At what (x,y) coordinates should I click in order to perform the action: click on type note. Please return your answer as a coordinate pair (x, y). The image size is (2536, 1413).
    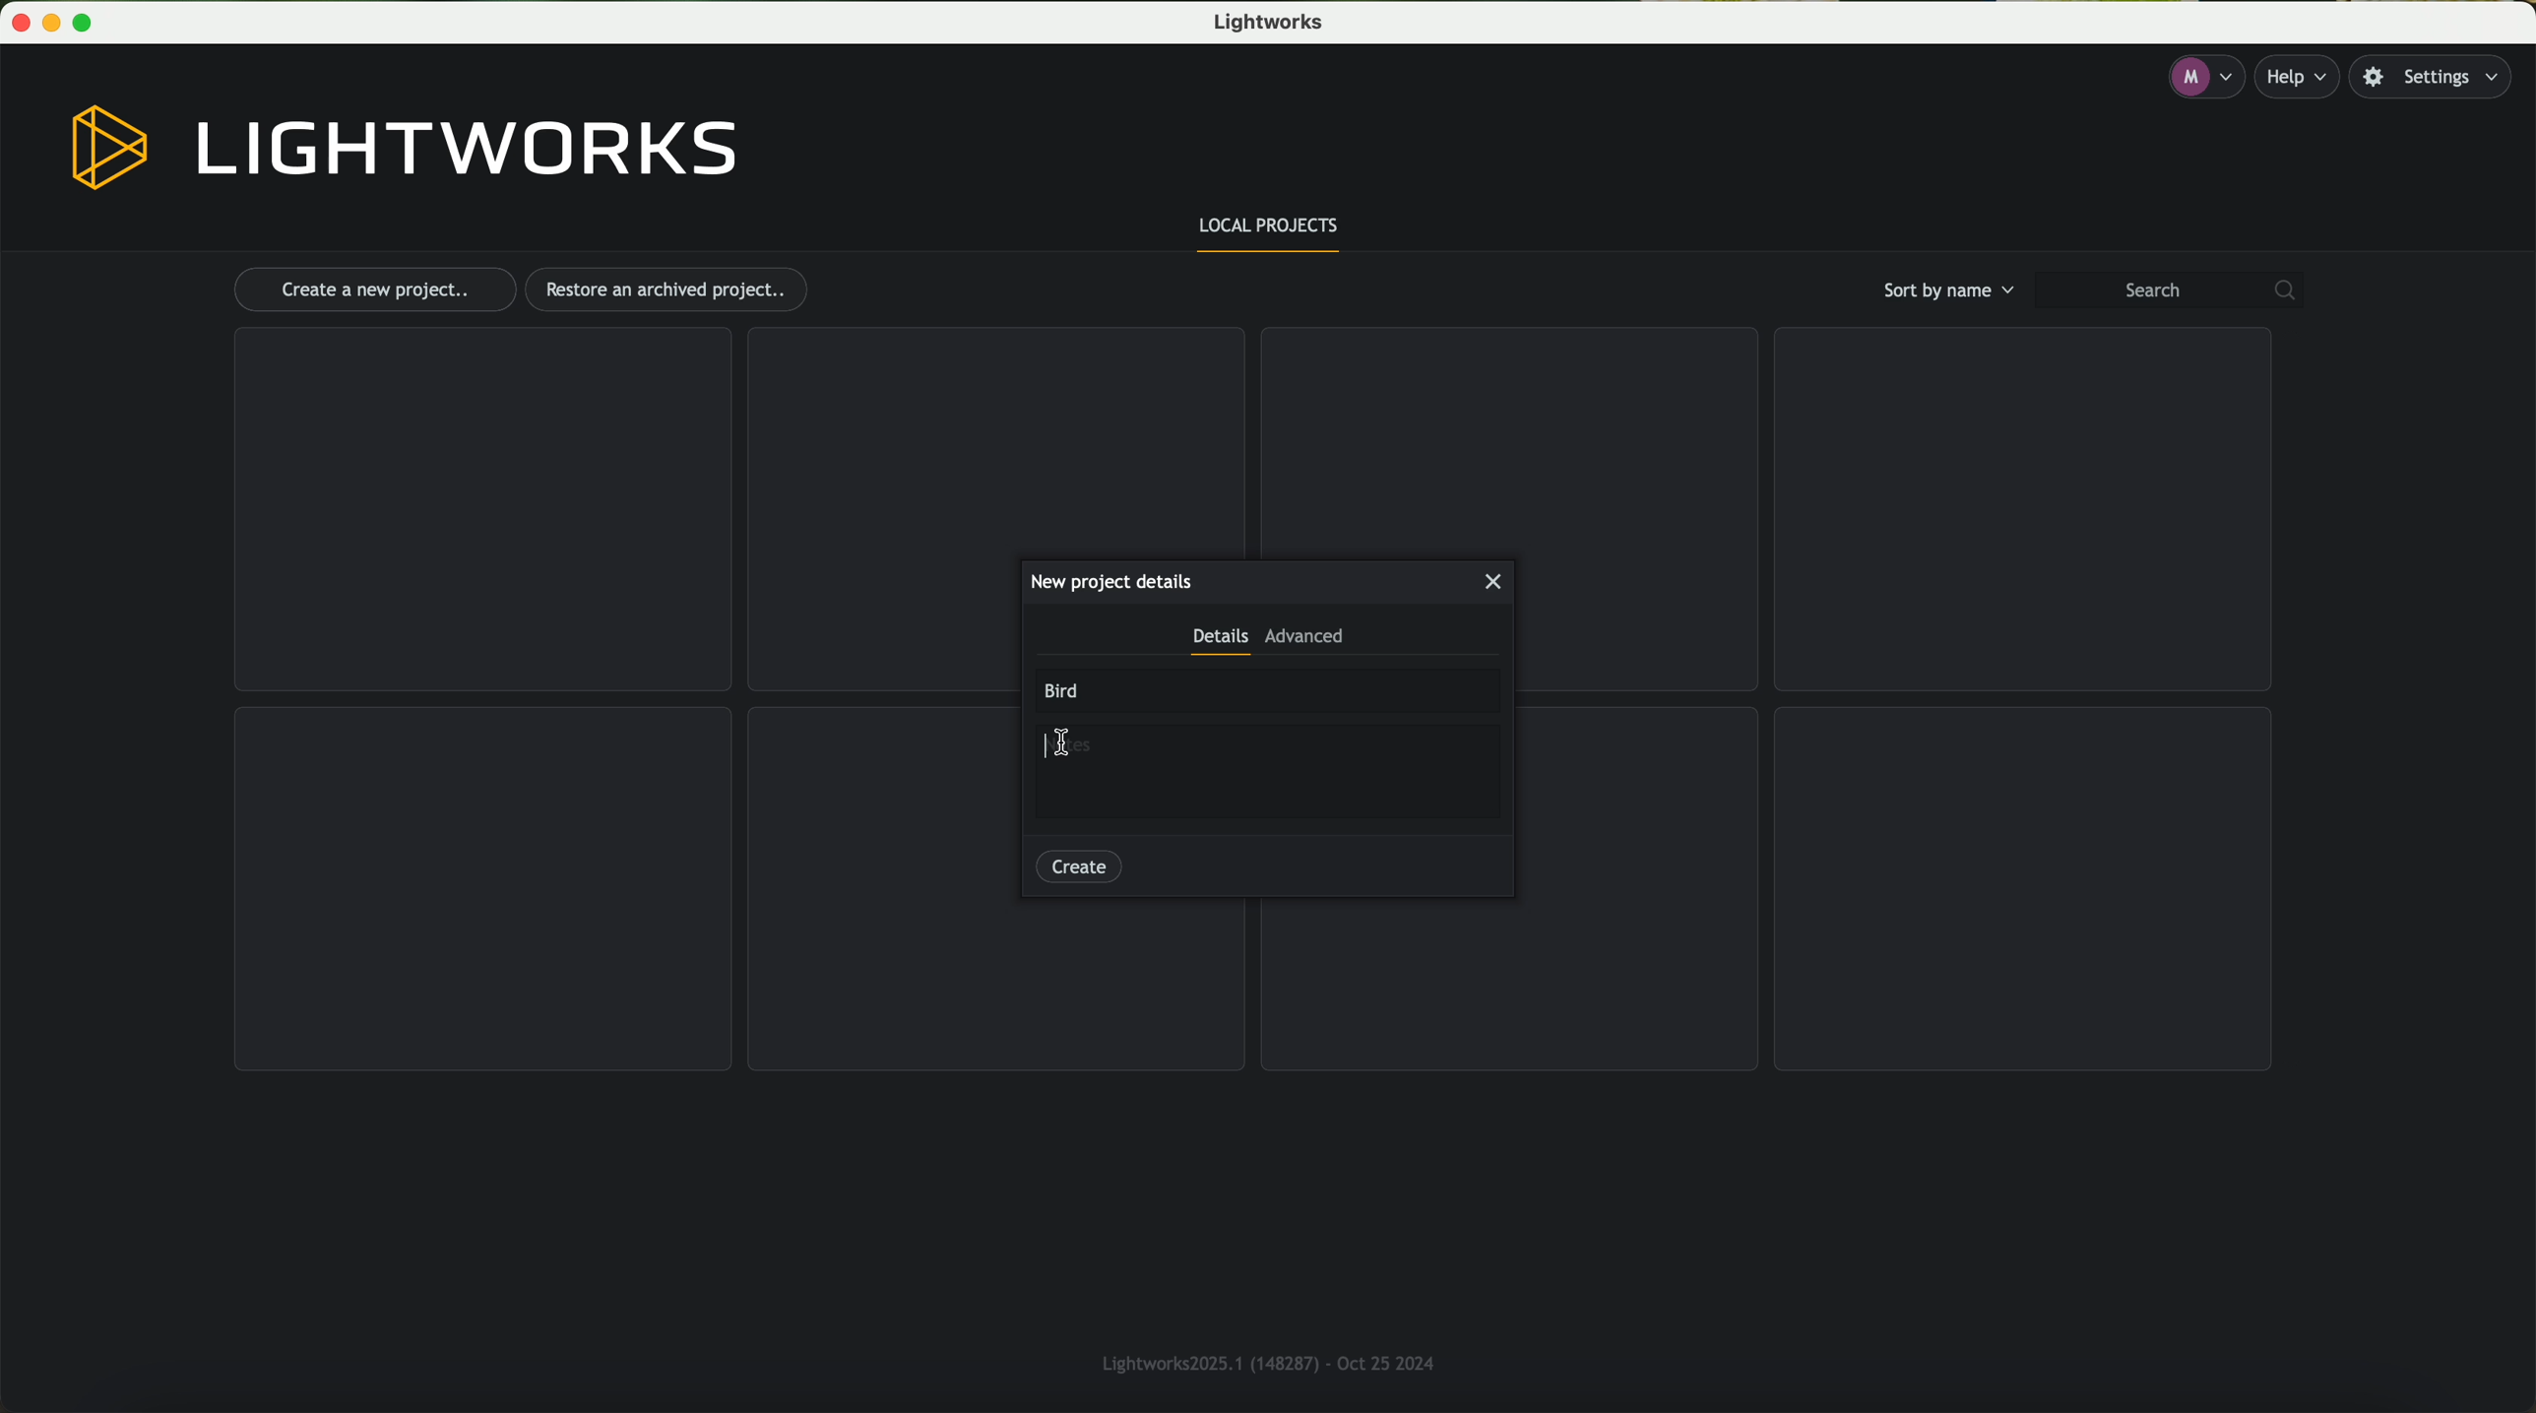
    Looking at the image, I should click on (1078, 749).